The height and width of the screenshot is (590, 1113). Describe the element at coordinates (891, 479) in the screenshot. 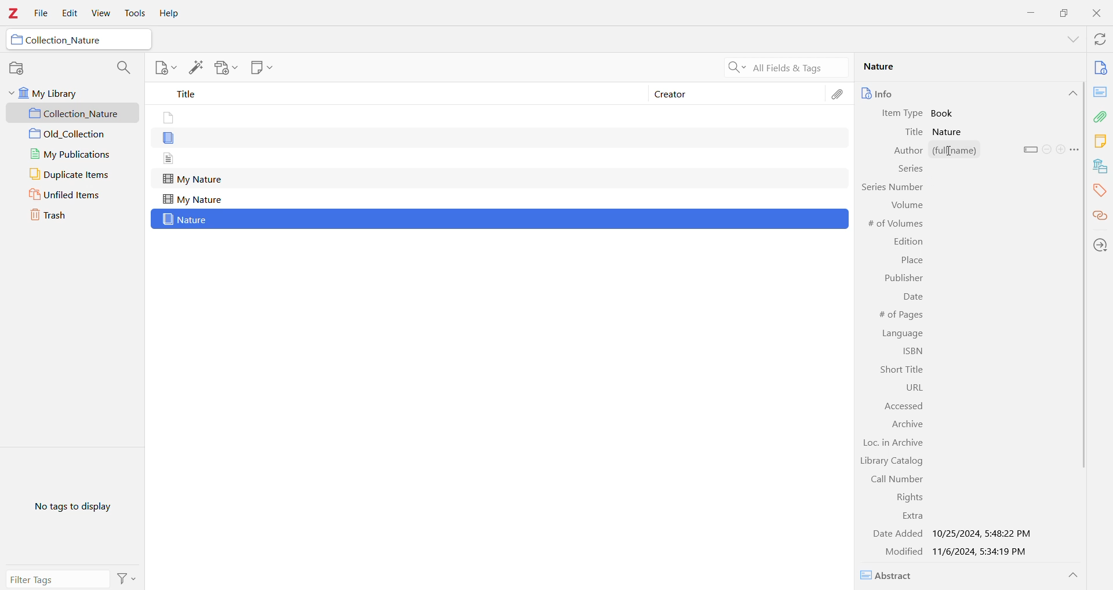

I see `Cal Number` at that location.